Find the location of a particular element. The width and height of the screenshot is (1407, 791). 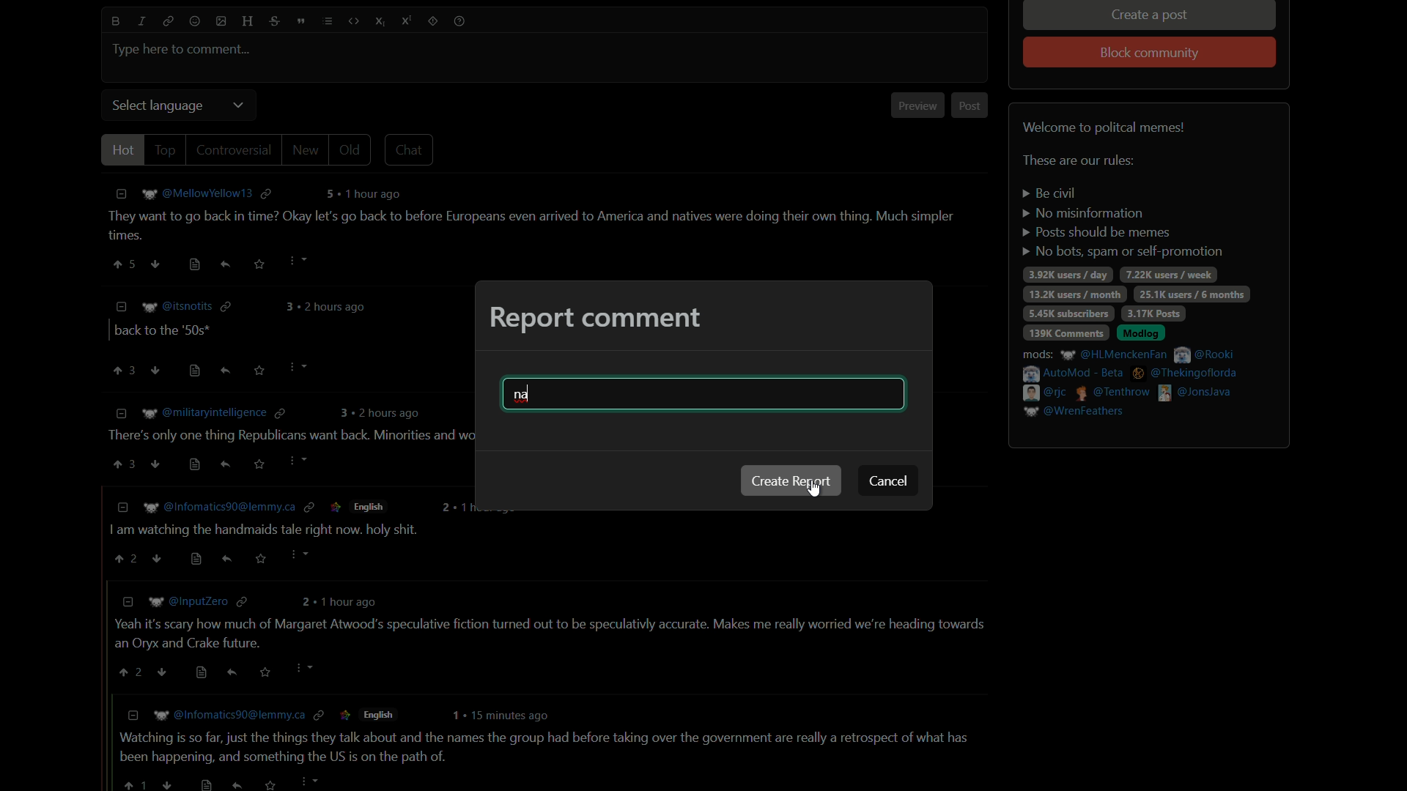

comment-3 is located at coordinates (285, 442).